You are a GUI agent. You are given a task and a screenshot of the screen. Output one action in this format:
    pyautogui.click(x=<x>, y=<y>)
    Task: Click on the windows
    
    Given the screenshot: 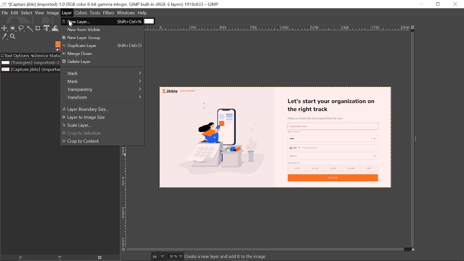 What is the action you would take?
    pyautogui.click(x=126, y=13)
    